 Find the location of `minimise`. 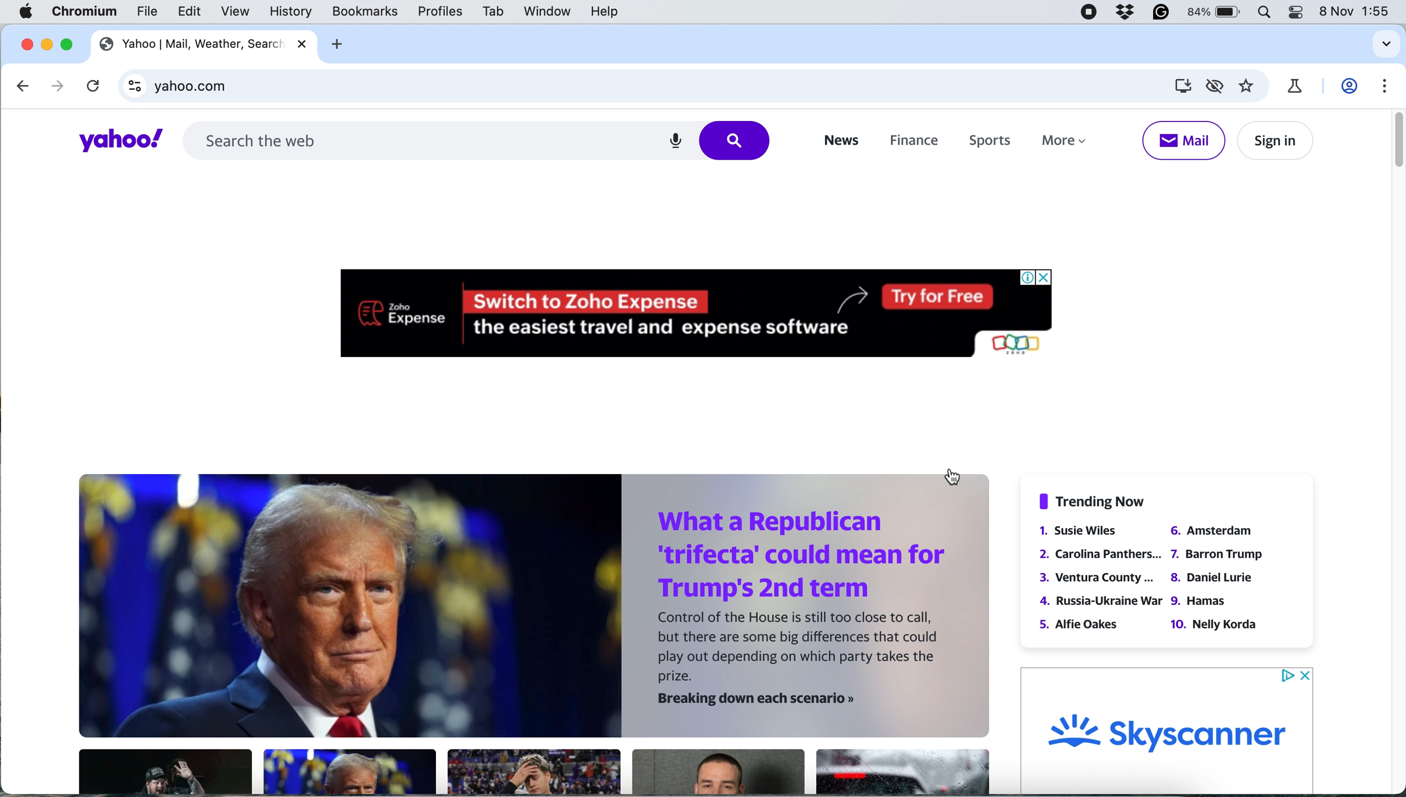

minimise is located at coordinates (45, 43).